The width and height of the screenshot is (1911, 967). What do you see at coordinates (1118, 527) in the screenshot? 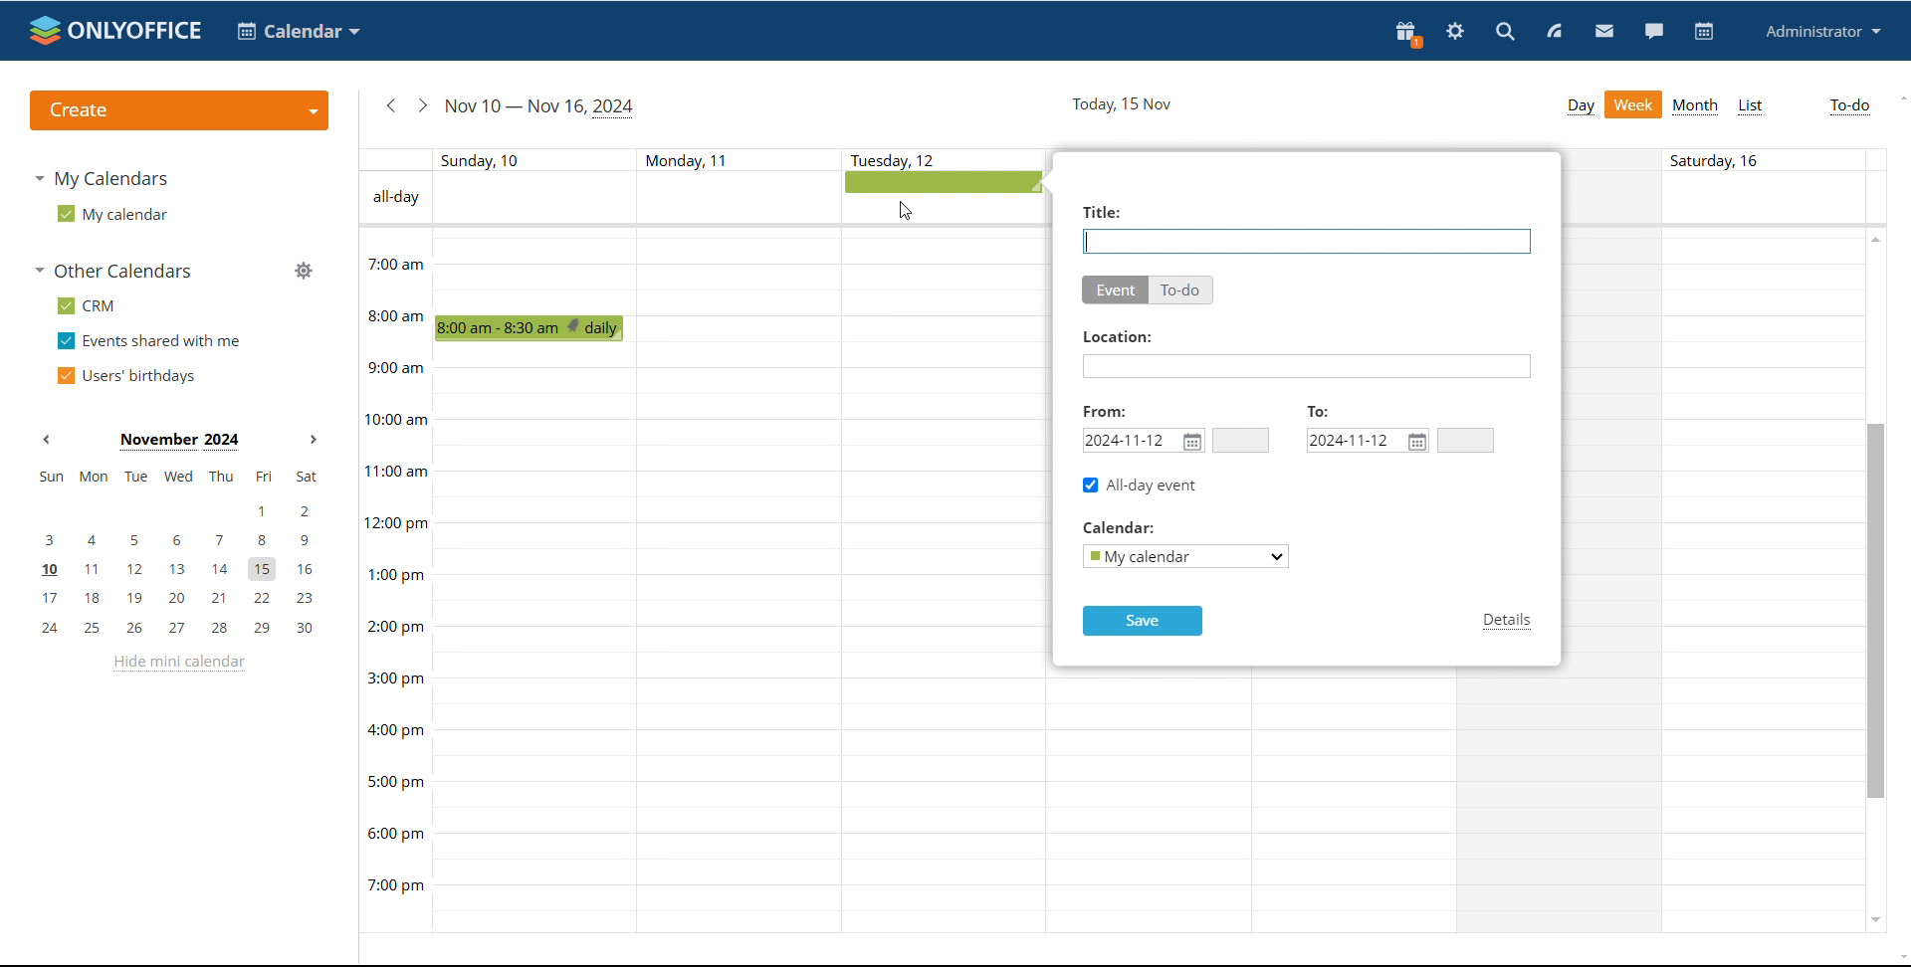
I see `` at bounding box center [1118, 527].